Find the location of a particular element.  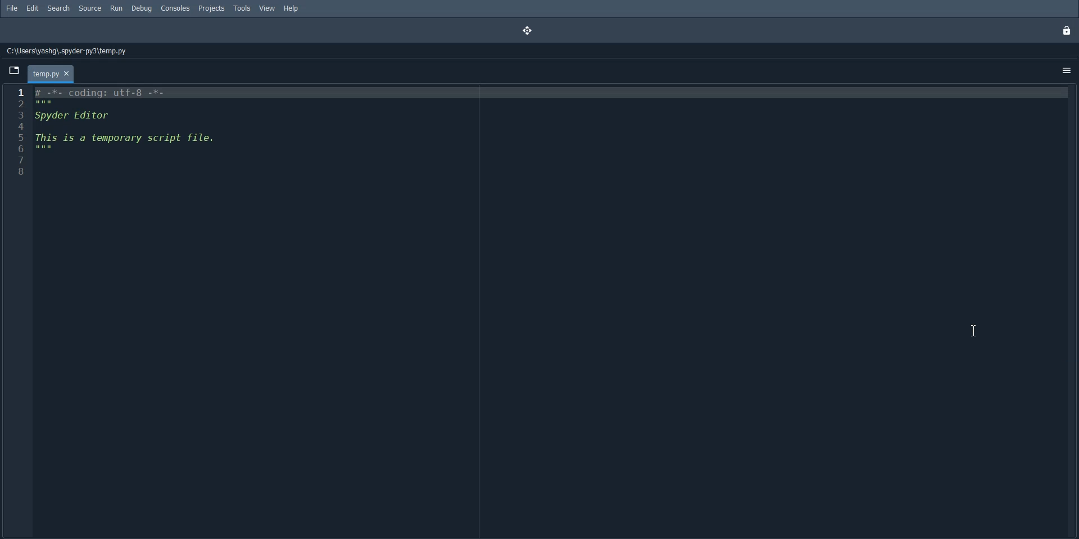

Source is located at coordinates (90, 8).